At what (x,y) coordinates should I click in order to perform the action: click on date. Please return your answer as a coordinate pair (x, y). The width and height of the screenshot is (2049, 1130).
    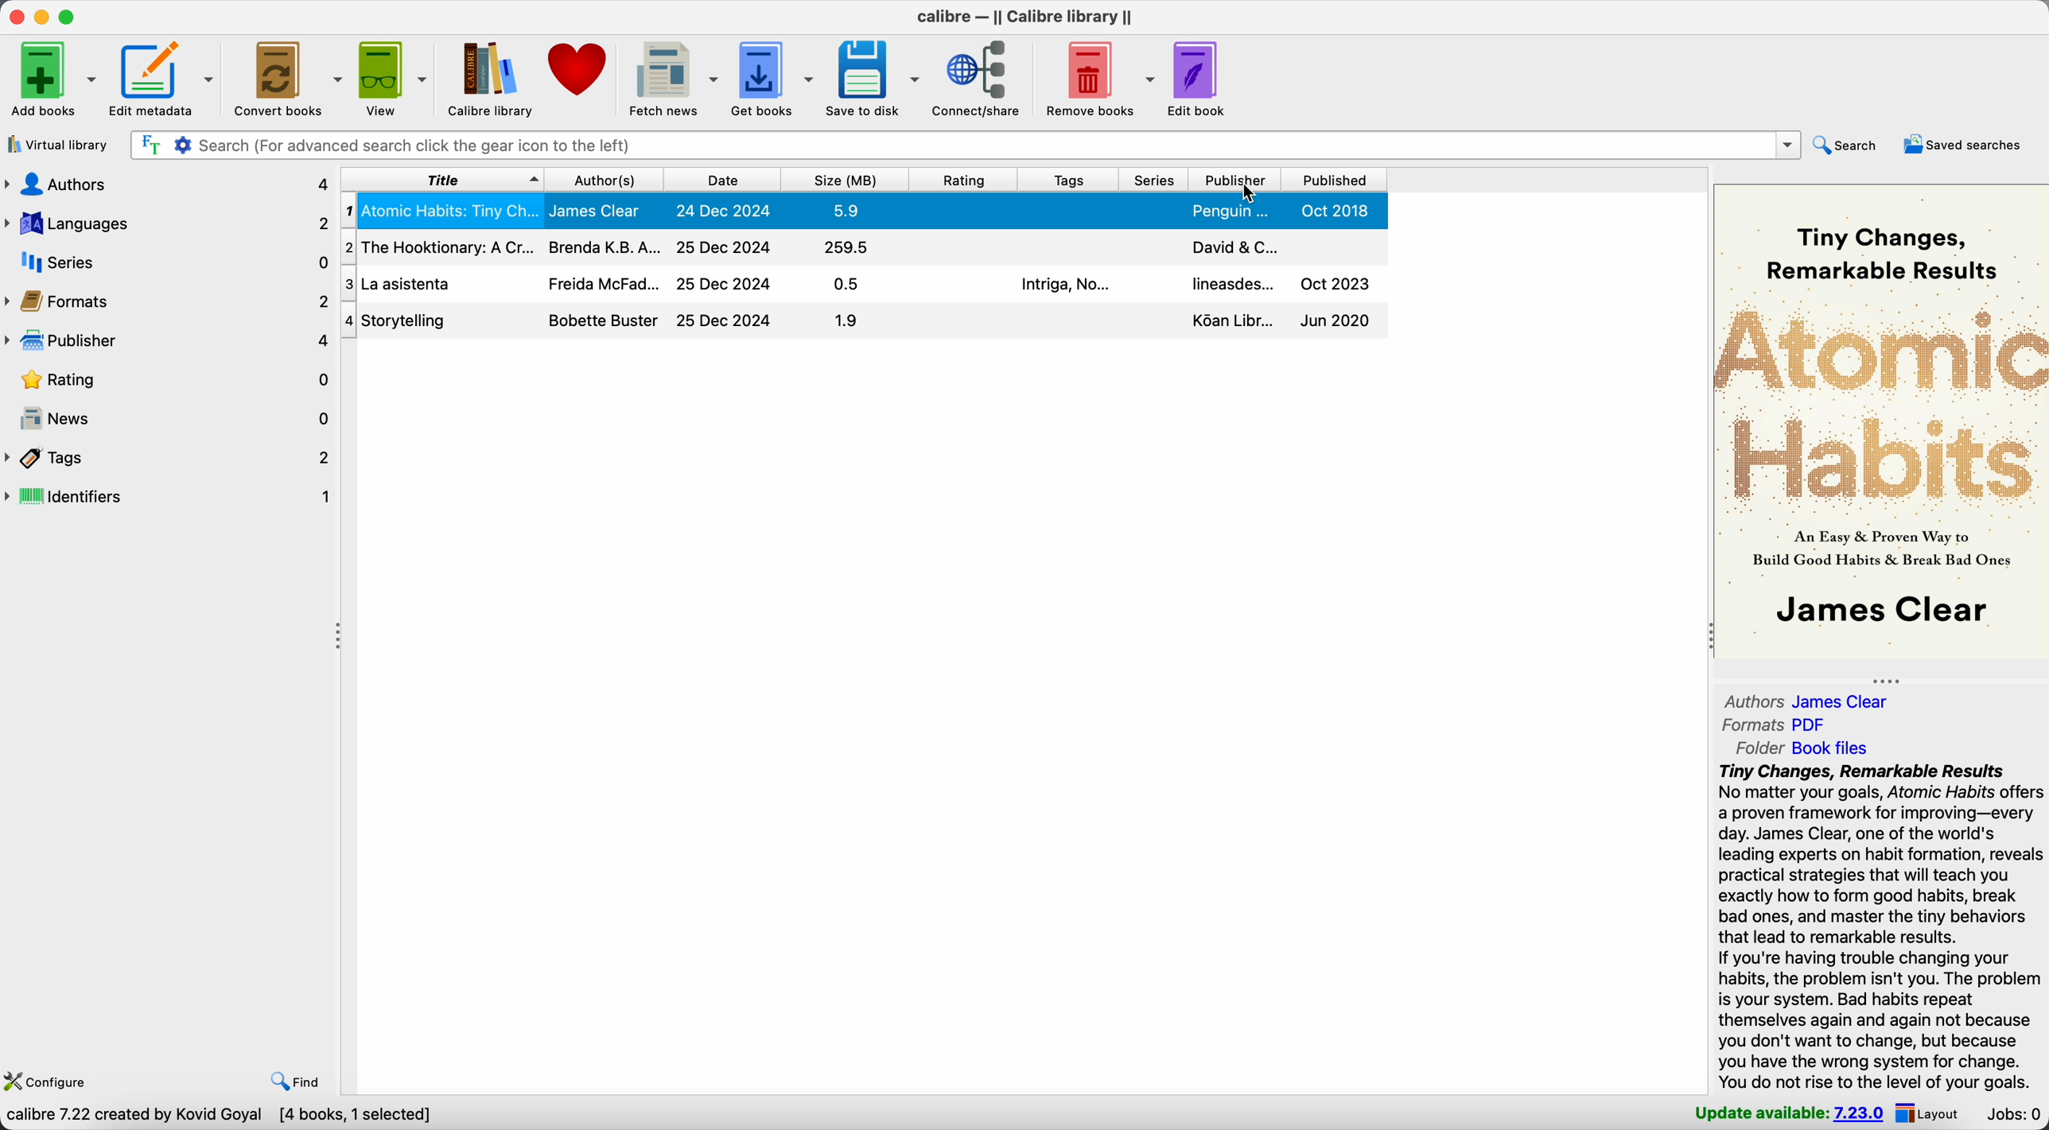
    Looking at the image, I should click on (724, 180).